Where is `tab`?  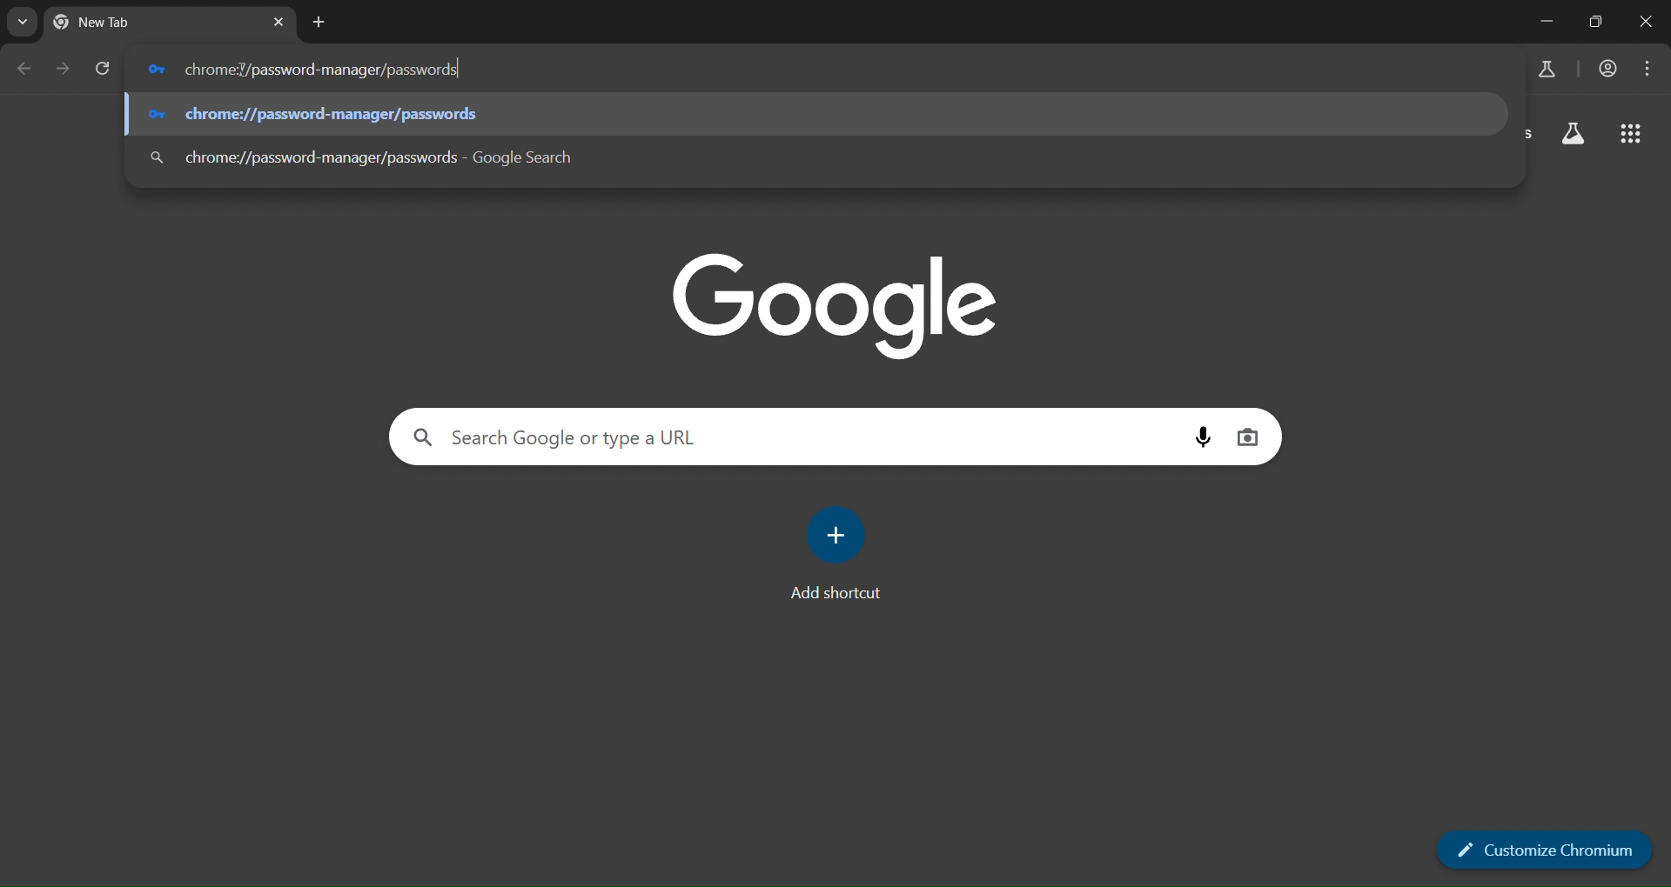 tab is located at coordinates (127, 22).